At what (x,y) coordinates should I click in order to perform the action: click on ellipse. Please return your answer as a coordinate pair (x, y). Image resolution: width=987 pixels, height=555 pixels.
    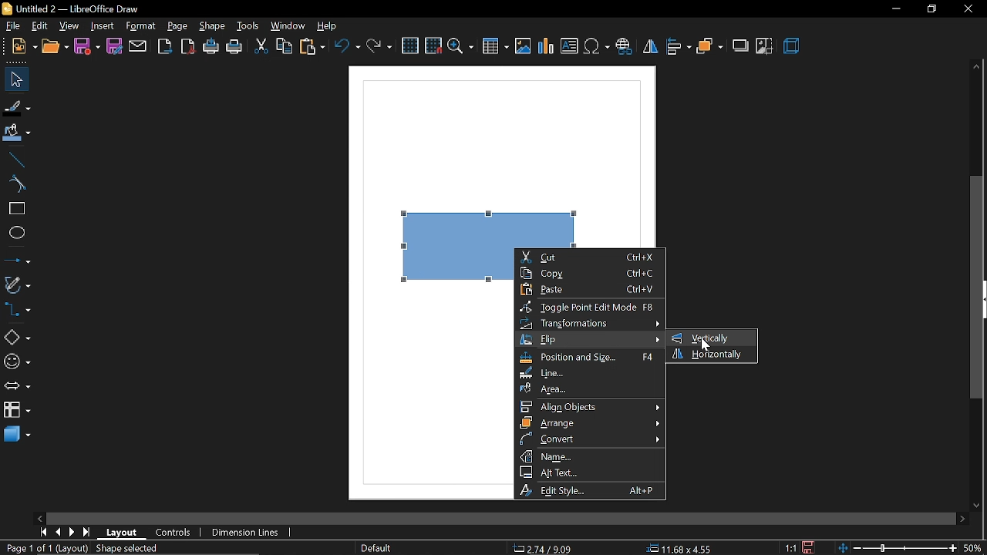
    Looking at the image, I should click on (16, 234).